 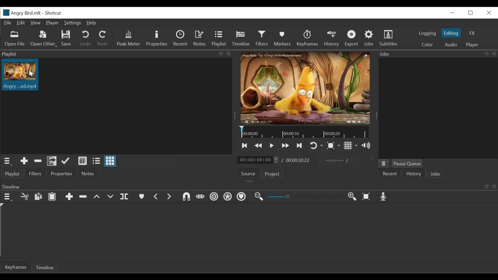 What do you see at coordinates (334, 146) in the screenshot?
I see `Toggle zoom` at bounding box center [334, 146].